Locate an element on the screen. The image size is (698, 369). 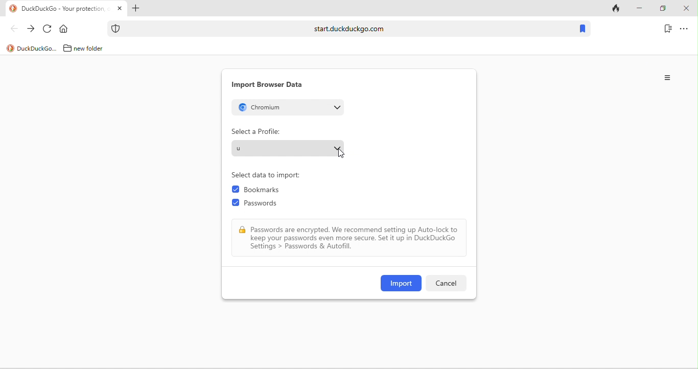
select a profile is located at coordinates (256, 131).